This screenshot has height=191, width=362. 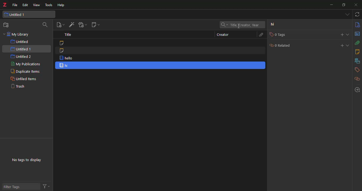 What do you see at coordinates (62, 43) in the screenshot?
I see `note` at bounding box center [62, 43].